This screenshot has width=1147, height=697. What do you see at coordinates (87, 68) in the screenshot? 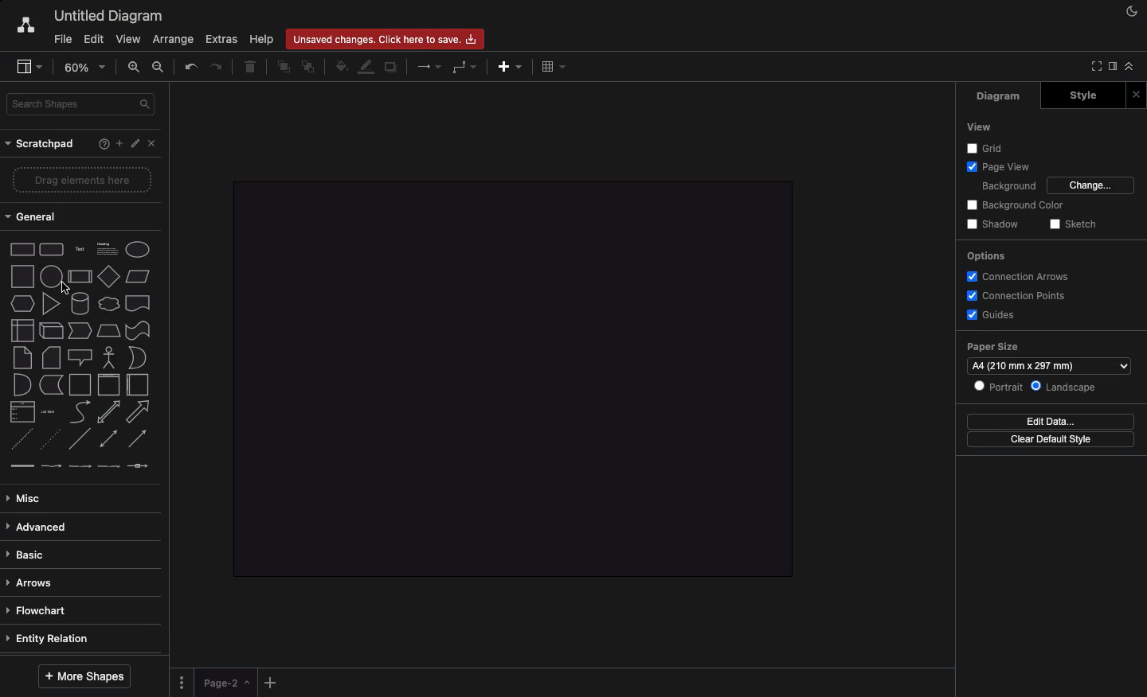
I see `Zoom` at bounding box center [87, 68].